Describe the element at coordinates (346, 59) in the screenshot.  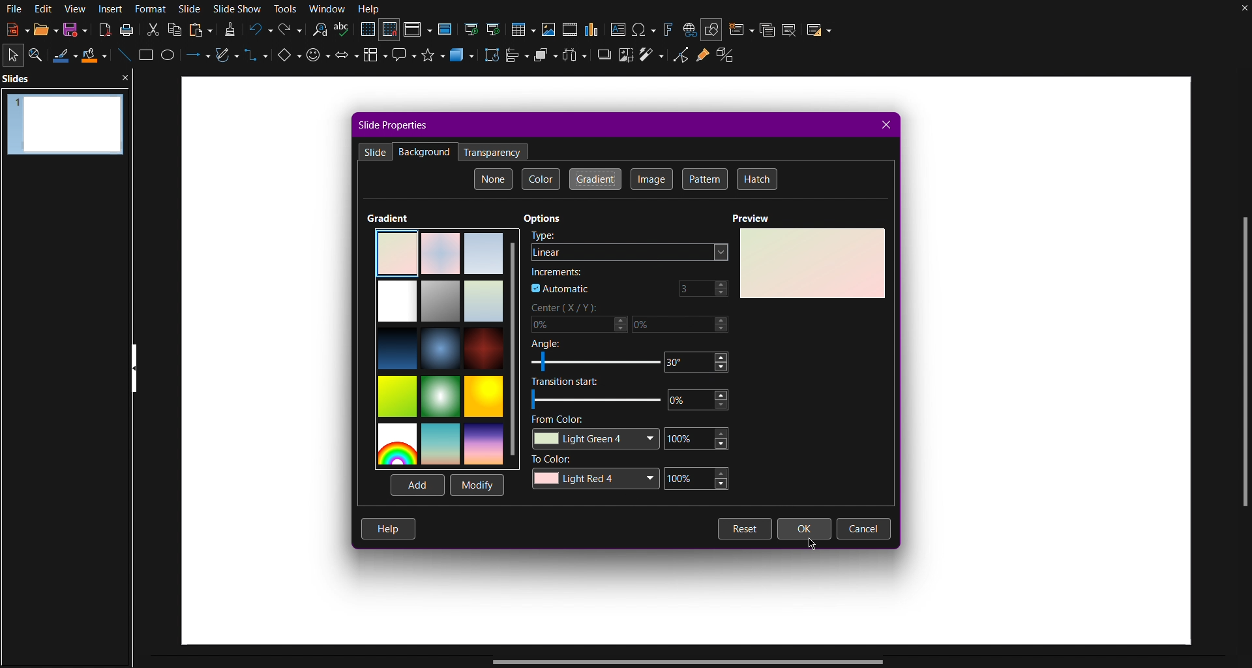
I see `Block Arrows` at that location.